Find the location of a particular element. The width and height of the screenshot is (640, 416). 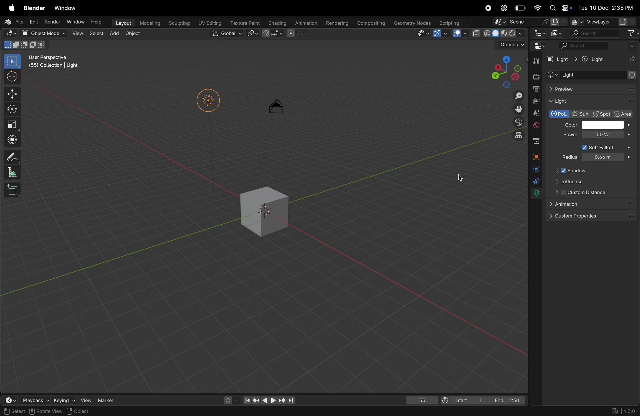

select is located at coordinates (97, 34).